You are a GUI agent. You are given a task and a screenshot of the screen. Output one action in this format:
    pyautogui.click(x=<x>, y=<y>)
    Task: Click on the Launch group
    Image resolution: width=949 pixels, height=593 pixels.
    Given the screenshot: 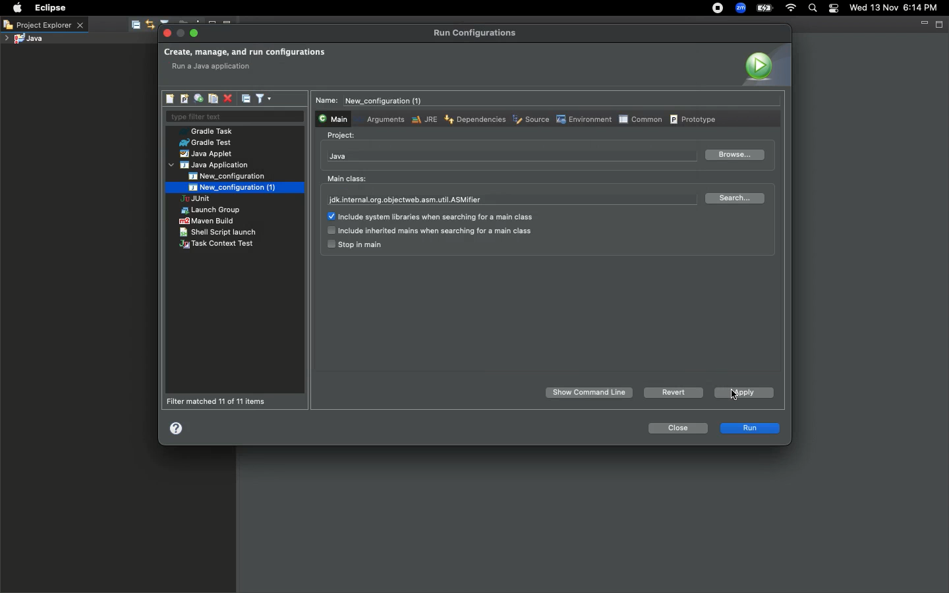 What is the action you would take?
    pyautogui.click(x=212, y=210)
    